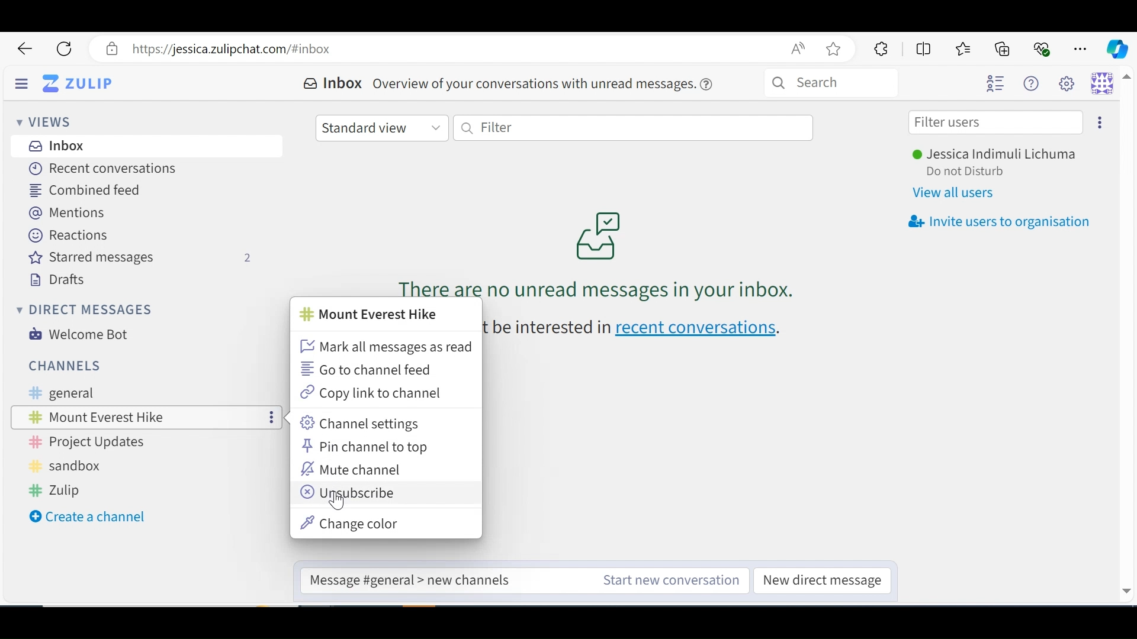 Image resolution: width=1137 pixels, height=639 pixels. What do you see at coordinates (371, 392) in the screenshot?
I see `Copy link to channel` at bounding box center [371, 392].